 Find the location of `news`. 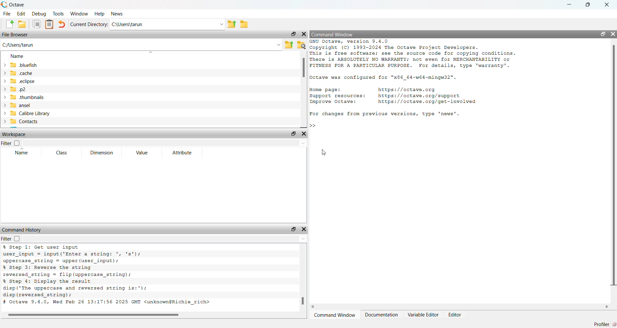

news is located at coordinates (119, 14).